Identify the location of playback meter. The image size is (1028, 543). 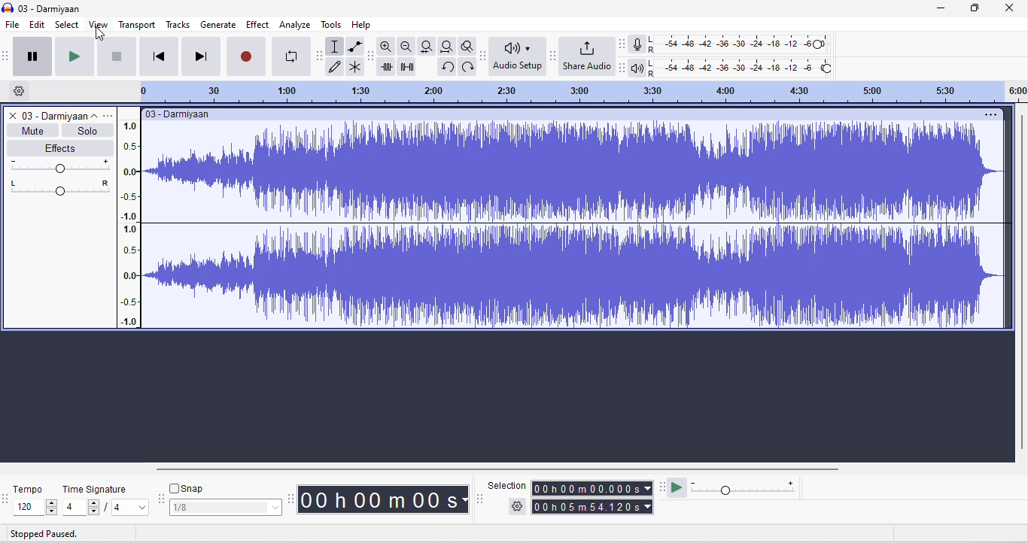
(638, 69).